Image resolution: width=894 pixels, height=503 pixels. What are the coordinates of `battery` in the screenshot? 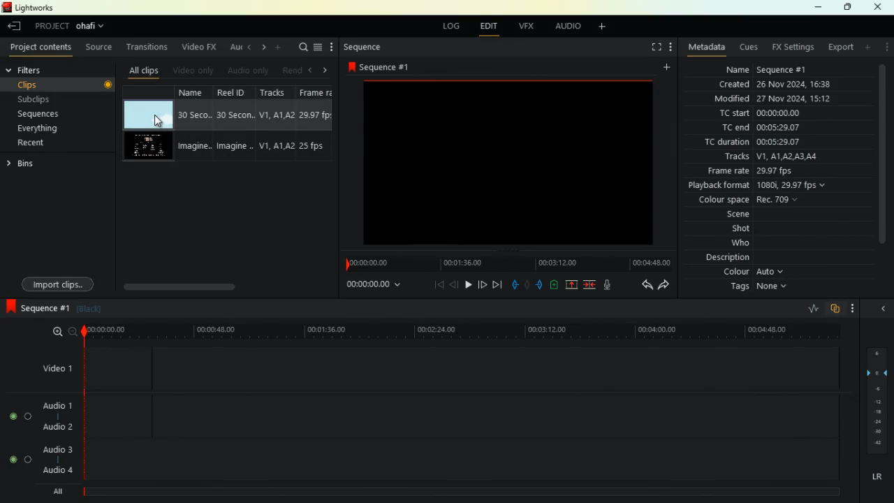 It's located at (553, 286).